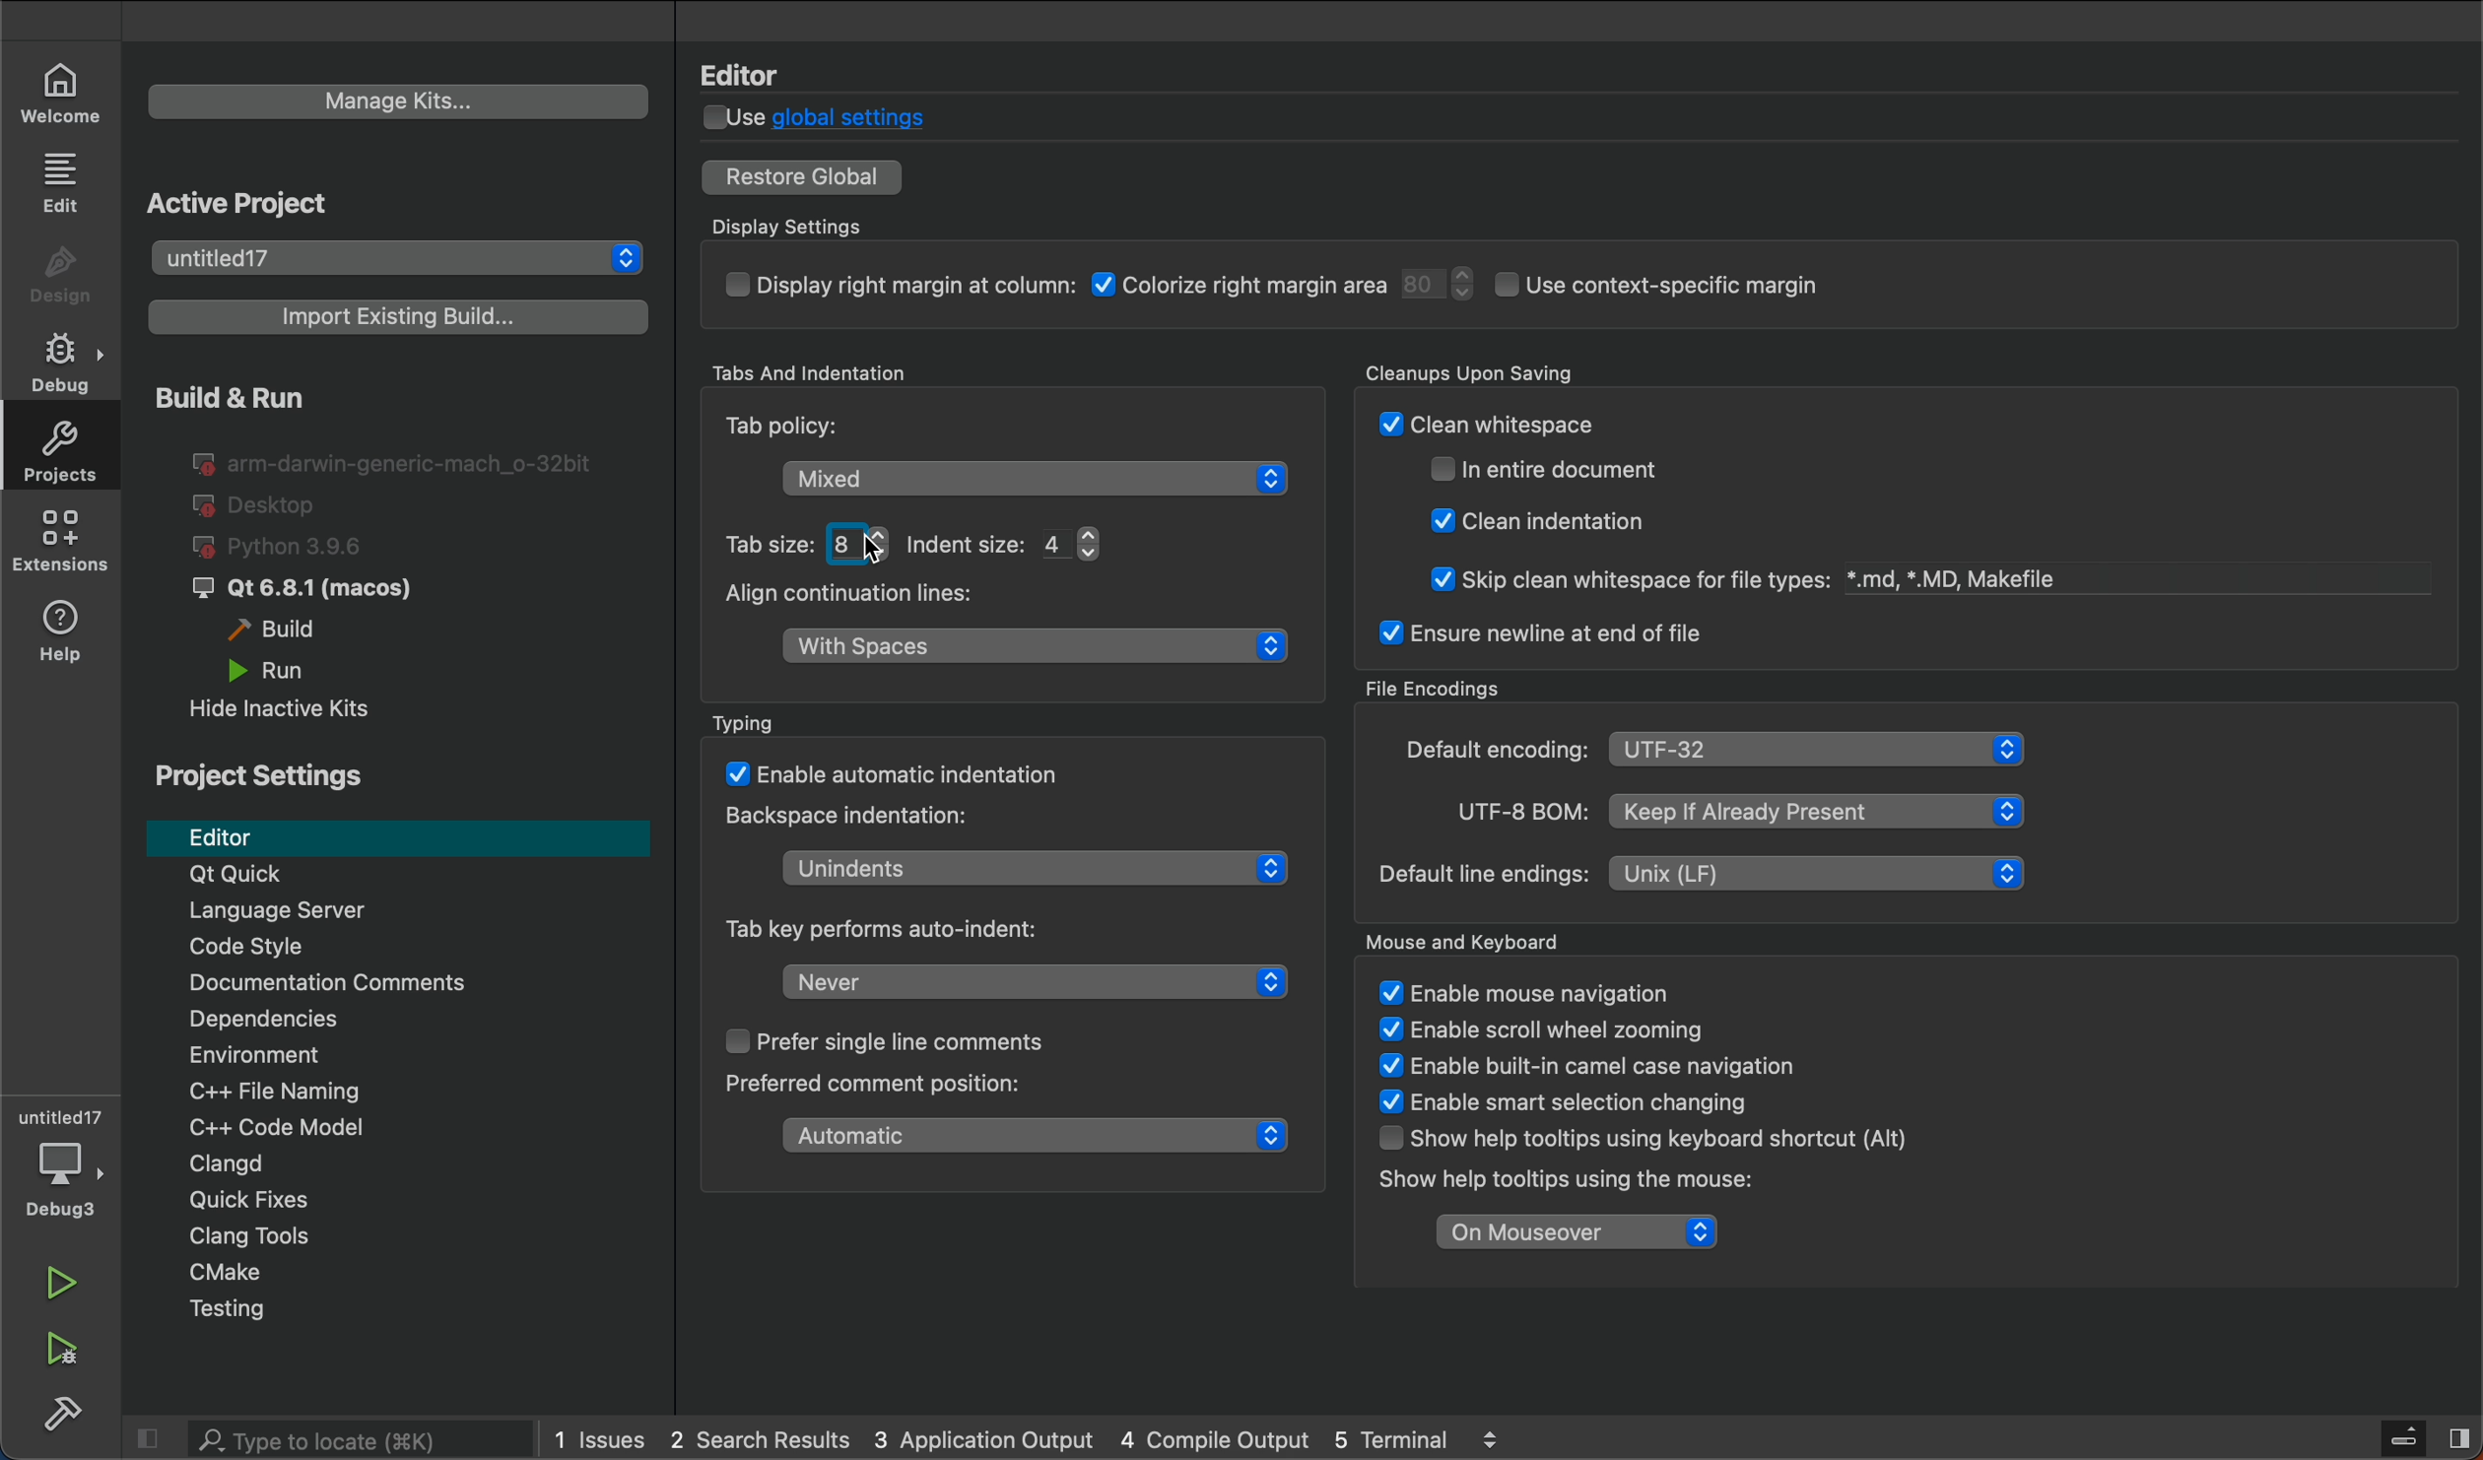 This screenshot has height=1460, width=2483. I want to click on select project, so click(399, 258).